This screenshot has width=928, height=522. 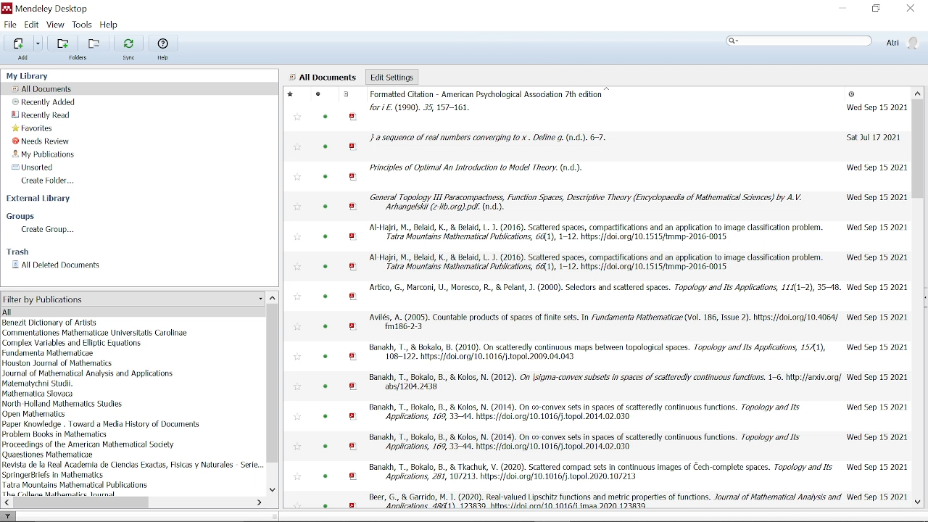 What do you see at coordinates (492, 101) in the screenshot?
I see `citation` at bounding box center [492, 101].